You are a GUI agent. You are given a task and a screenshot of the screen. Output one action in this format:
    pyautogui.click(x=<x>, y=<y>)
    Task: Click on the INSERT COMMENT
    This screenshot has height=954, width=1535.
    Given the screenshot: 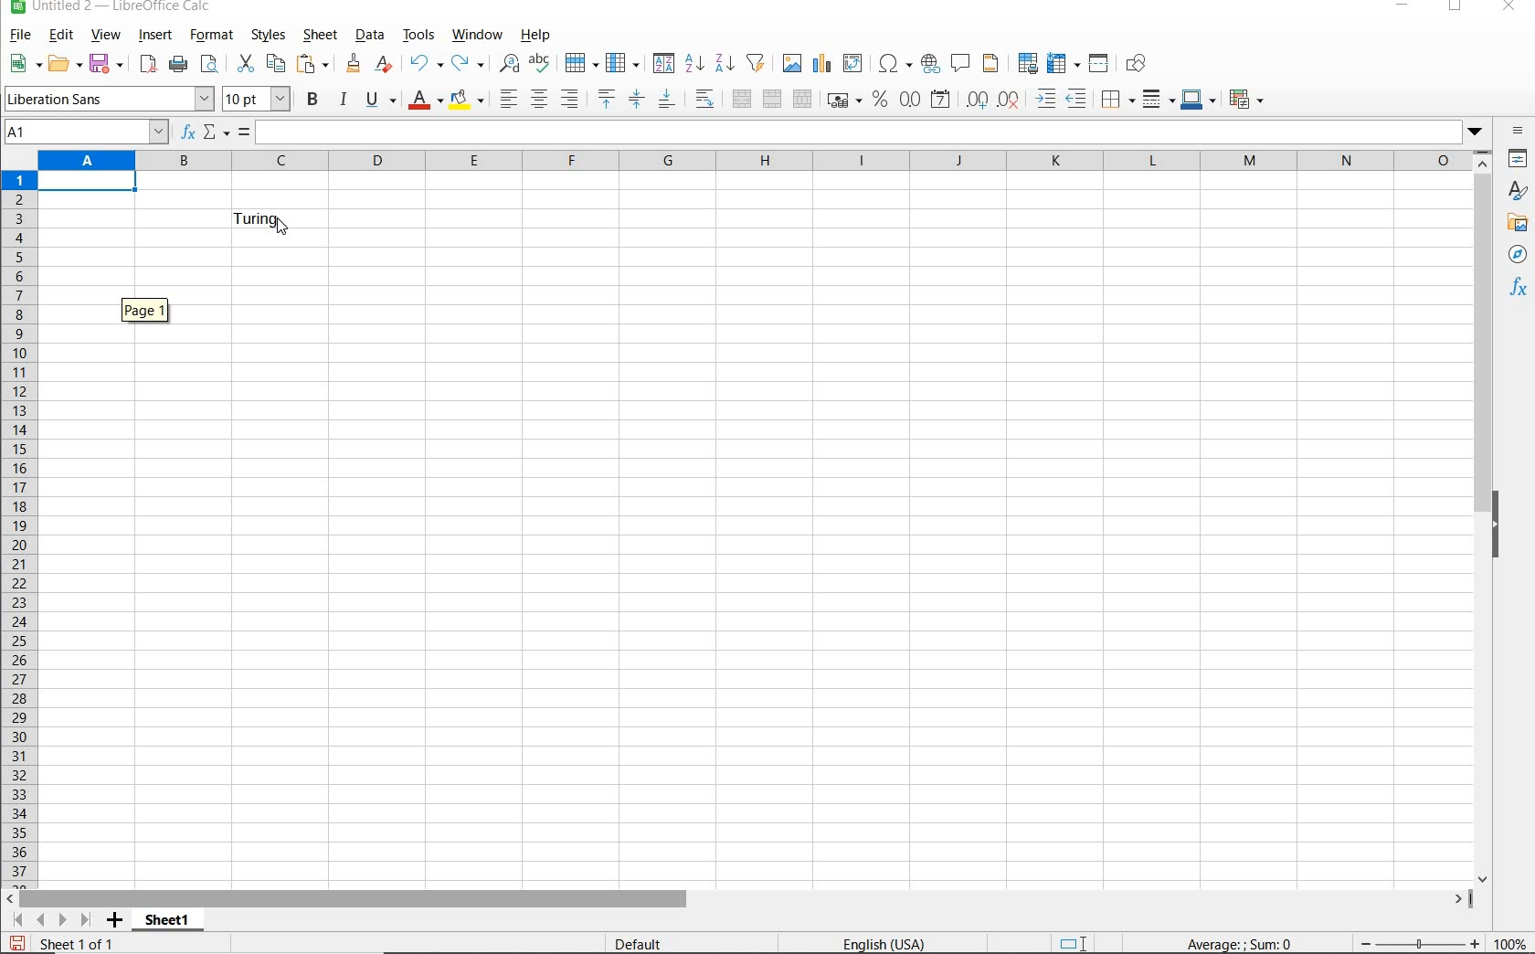 What is the action you would take?
    pyautogui.click(x=962, y=61)
    